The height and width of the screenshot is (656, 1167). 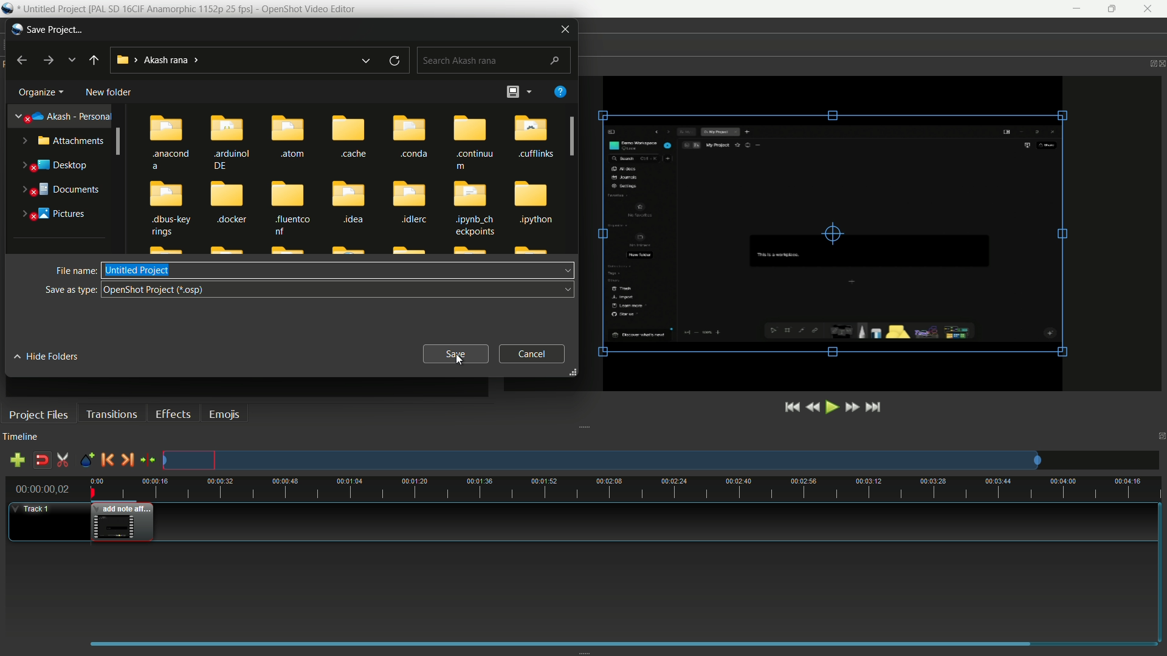 I want to click on close timeline, so click(x=1160, y=437).